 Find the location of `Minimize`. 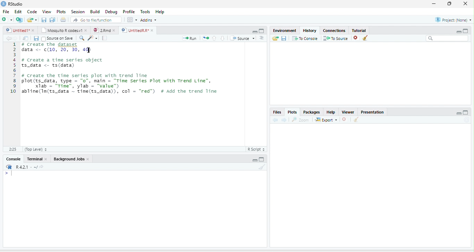

Minimize is located at coordinates (254, 160).